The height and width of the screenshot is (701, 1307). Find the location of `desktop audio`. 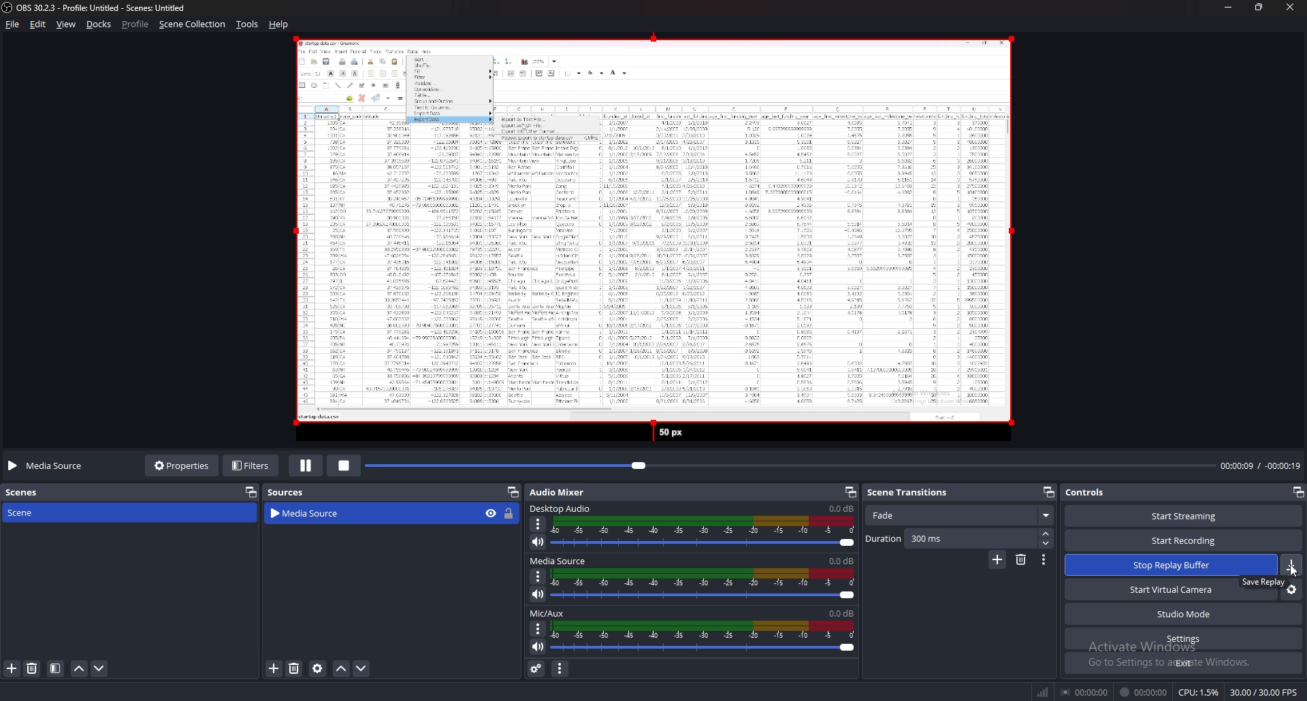

desktop audio is located at coordinates (563, 508).